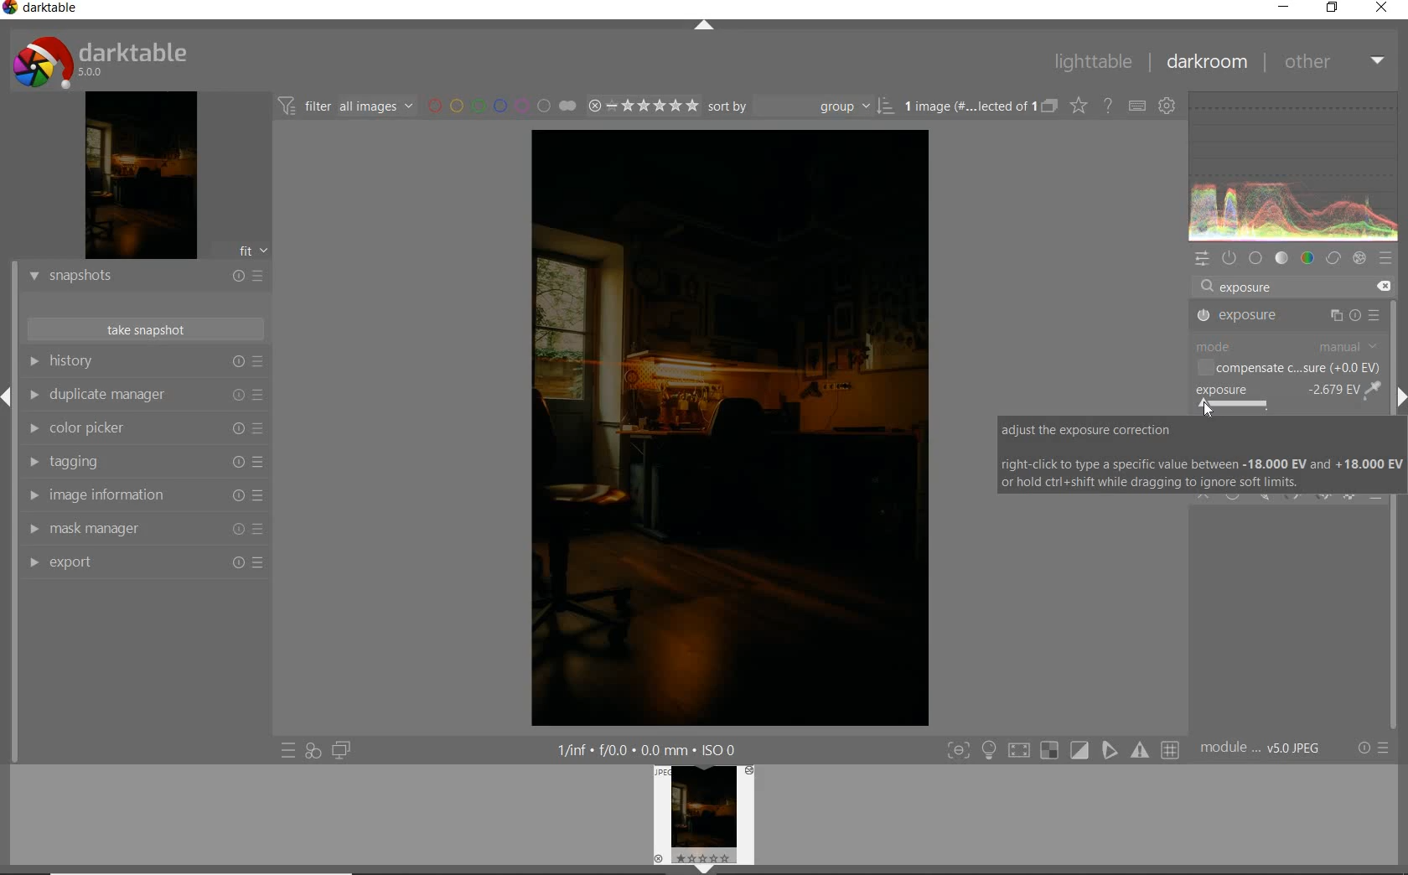 The image size is (1408, 875). What do you see at coordinates (1359, 257) in the screenshot?
I see `effect` at bounding box center [1359, 257].